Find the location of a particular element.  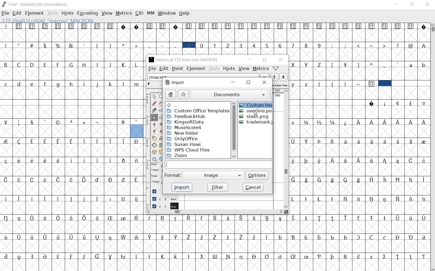

Symbol is located at coordinates (215, 237).